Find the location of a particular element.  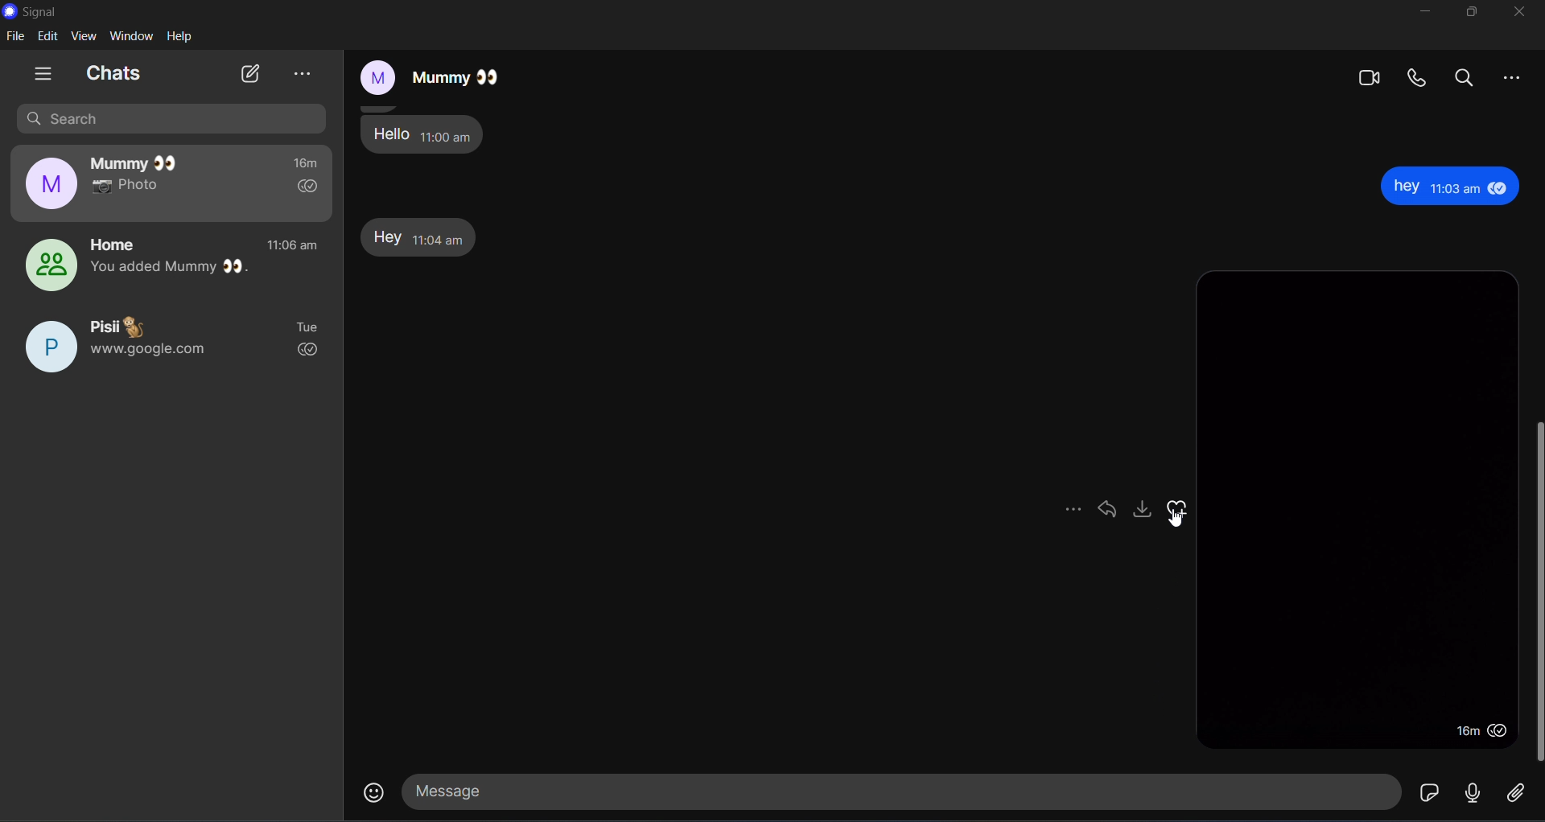

emojis is located at coordinates (1181, 507).